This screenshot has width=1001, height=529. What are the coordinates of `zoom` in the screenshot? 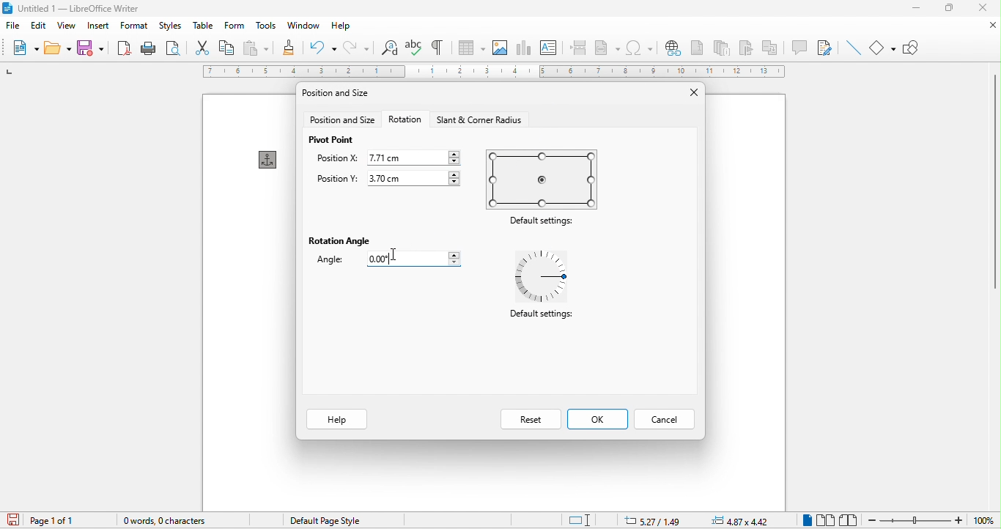 It's located at (932, 519).